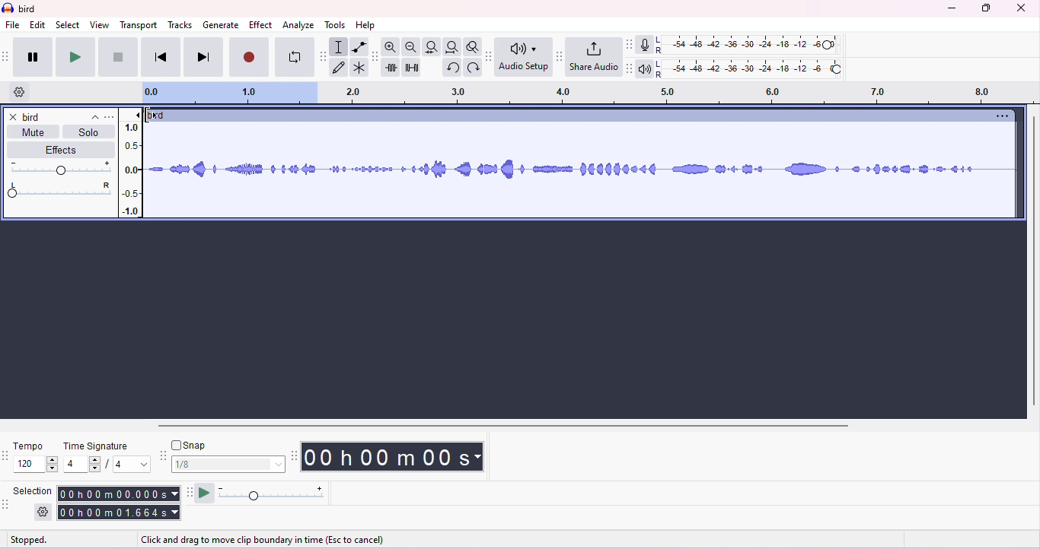  What do you see at coordinates (95, 446) in the screenshot?
I see `time signature` at bounding box center [95, 446].